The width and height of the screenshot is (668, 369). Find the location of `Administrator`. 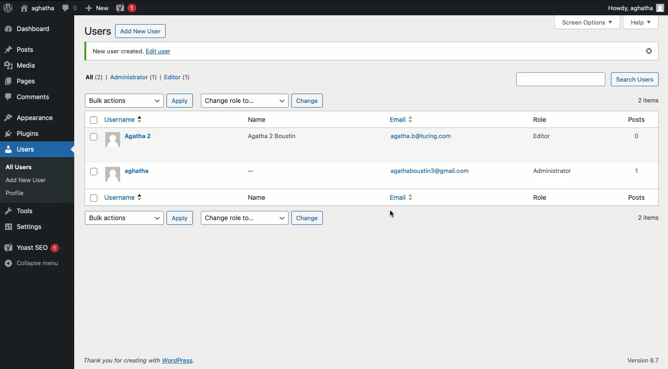

Administrator is located at coordinates (552, 172).